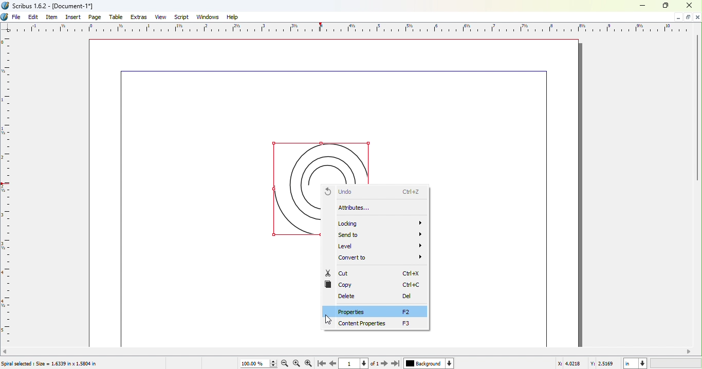 Image resolution: width=702 pixels, height=369 pixels. Describe the element at coordinates (376, 312) in the screenshot. I see `Properties` at that location.